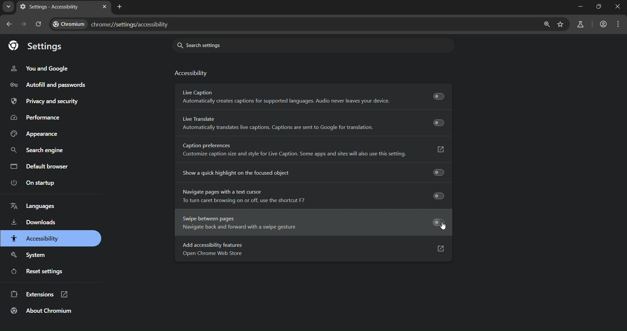 This screenshot has height=331, width=627. What do you see at coordinates (309, 197) in the screenshot?
I see `Navigate pages with a text cursor
To turn caret browsing on or off, use the shortcut F7` at bounding box center [309, 197].